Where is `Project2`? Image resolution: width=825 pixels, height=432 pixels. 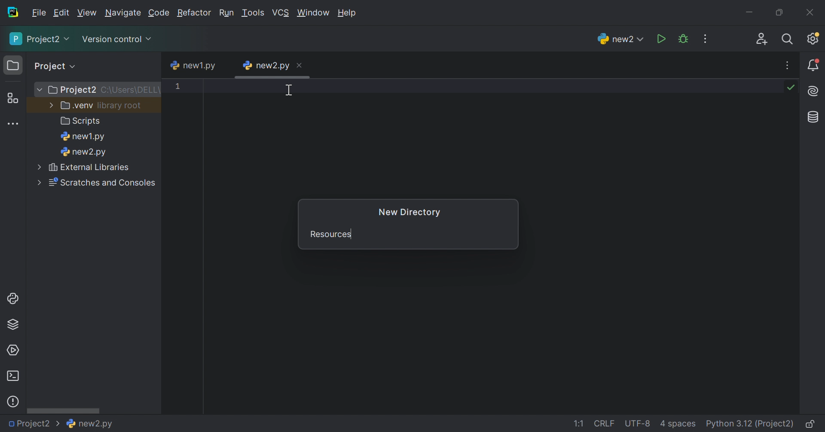 Project2 is located at coordinates (31, 424).